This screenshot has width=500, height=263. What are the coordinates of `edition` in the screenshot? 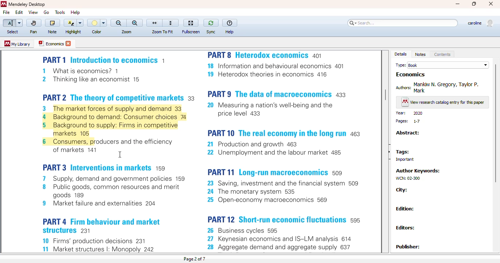 It's located at (405, 209).